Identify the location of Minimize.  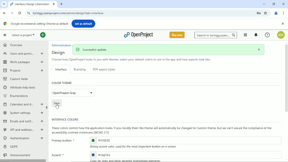
(264, 4).